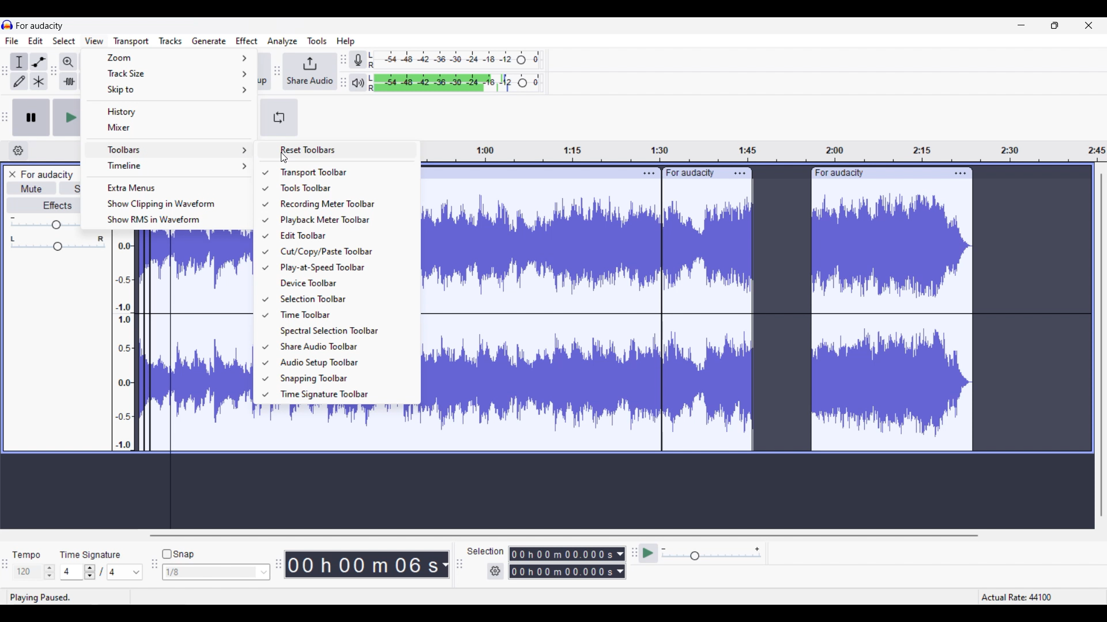  What do you see at coordinates (346, 41) in the screenshot?
I see `Help menu` at bounding box center [346, 41].